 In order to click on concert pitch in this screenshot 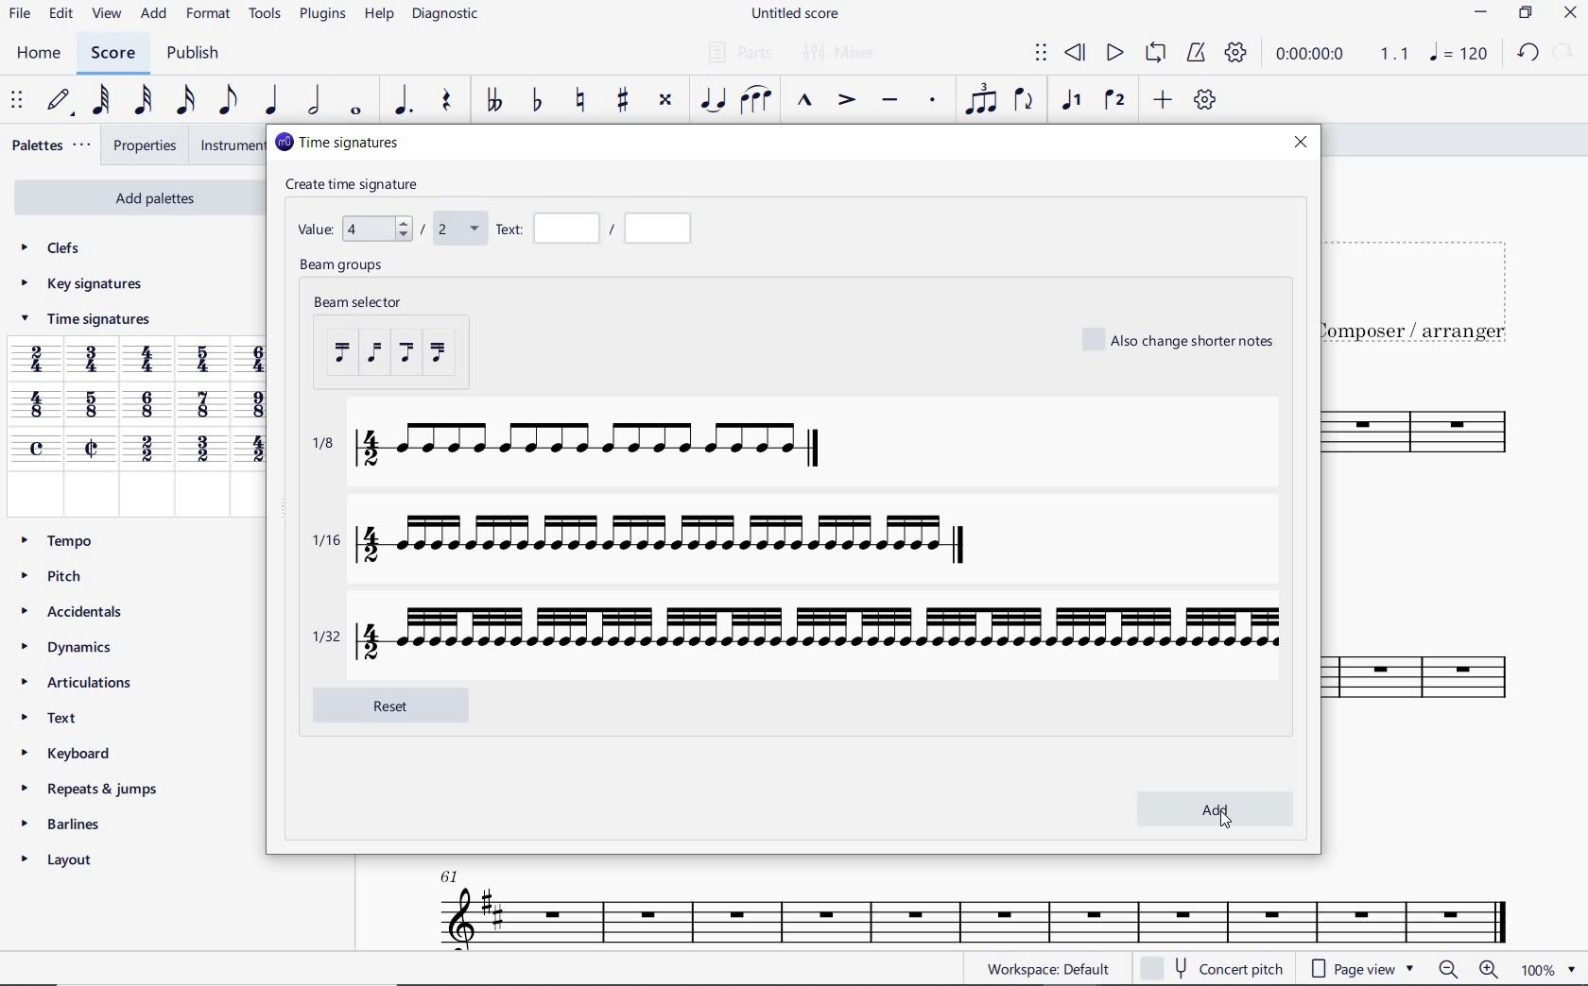, I will do `click(1212, 966)`.